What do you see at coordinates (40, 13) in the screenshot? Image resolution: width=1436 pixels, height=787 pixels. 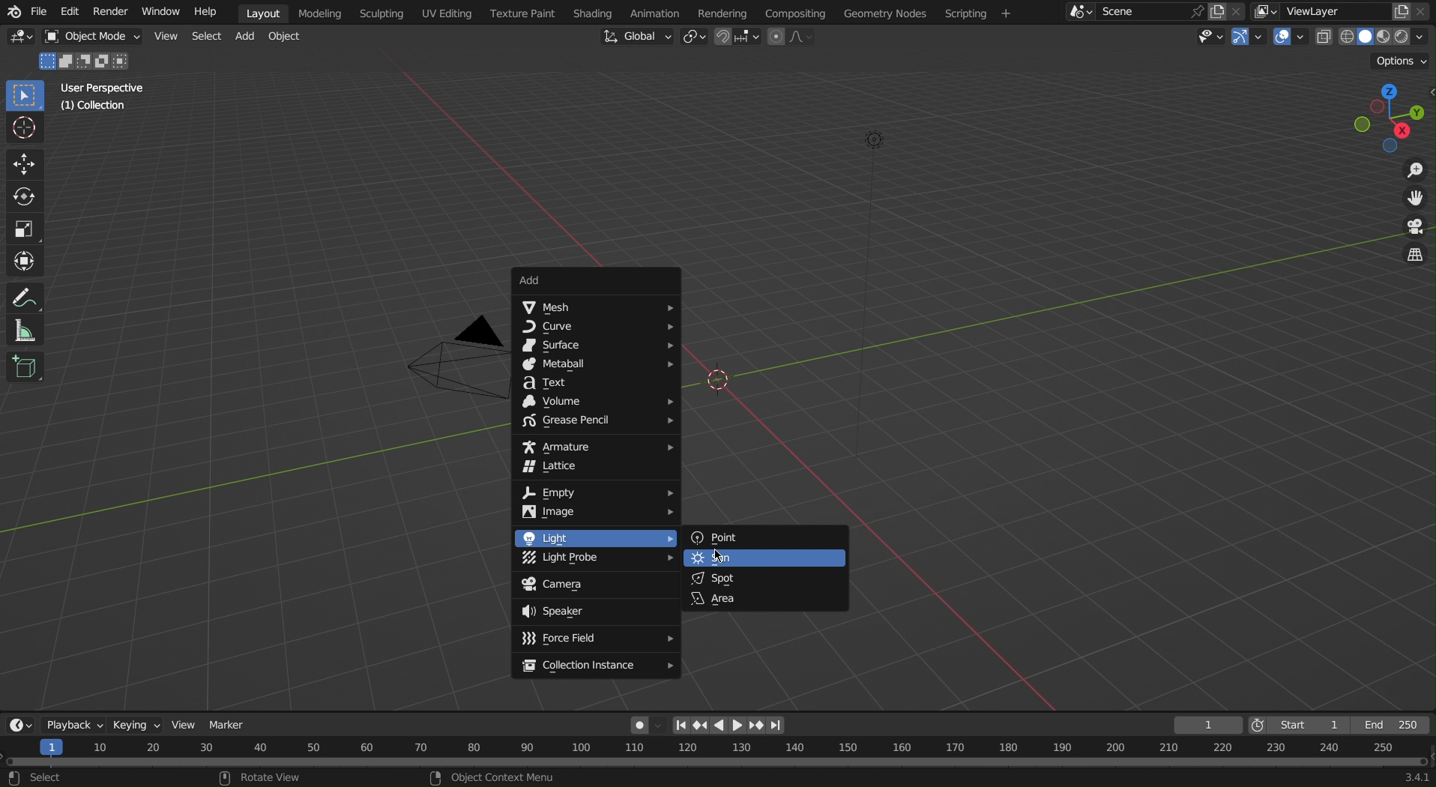 I see `File` at bounding box center [40, 13].